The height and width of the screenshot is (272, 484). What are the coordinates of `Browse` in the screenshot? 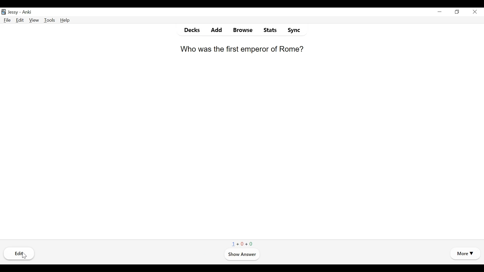 It's located at (241, 30).